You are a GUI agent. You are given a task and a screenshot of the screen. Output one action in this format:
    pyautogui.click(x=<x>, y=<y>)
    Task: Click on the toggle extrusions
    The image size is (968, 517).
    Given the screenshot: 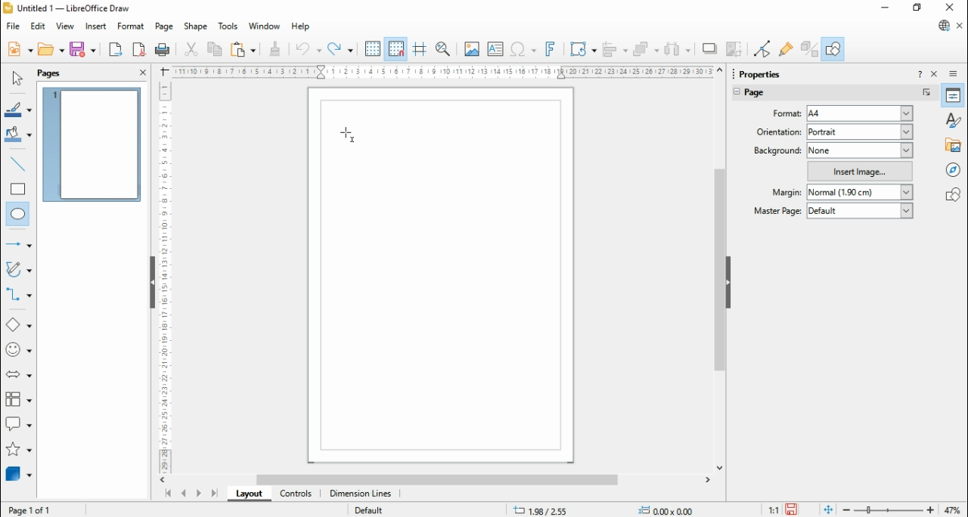 What is the action you would take?
    pyautogui.click(x=809, y=48)
    